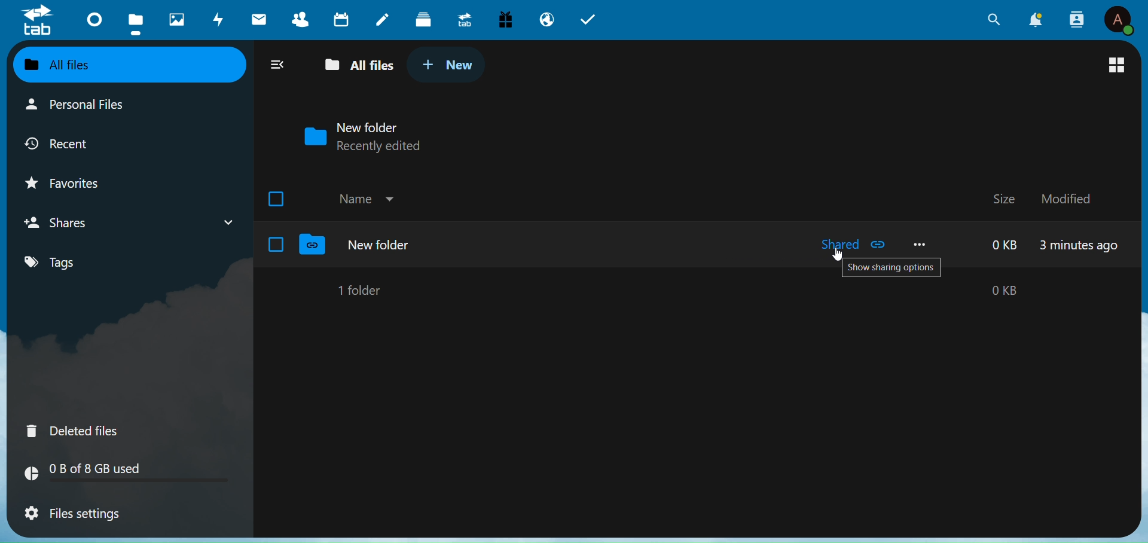 The height and width of the screenshot is (543, 1148). Describe the element at coordinates (90, 19) in the screenshot. I see `Dashboard` at that location.